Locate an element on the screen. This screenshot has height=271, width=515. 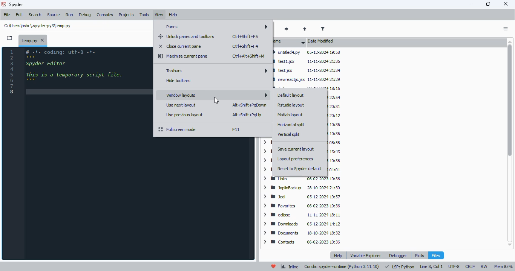
shortcut for fullscreen mode is located at coordinates (236, 129).